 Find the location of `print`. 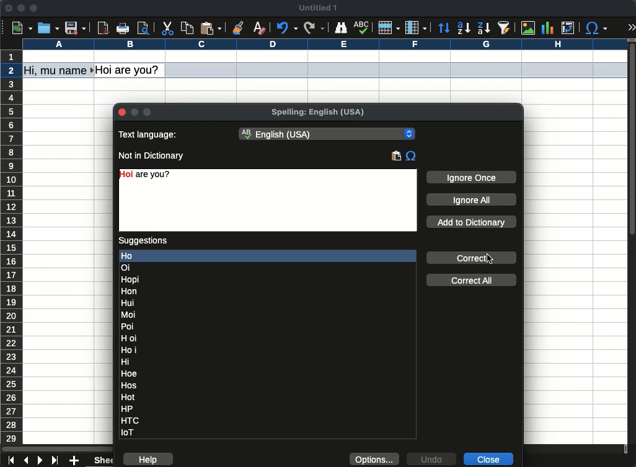

print is located at coordinates (123, 28).